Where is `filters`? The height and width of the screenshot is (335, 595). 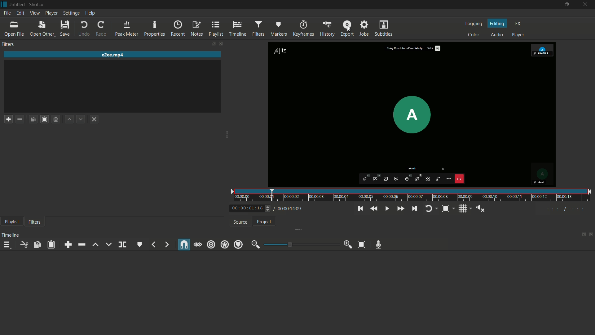
filters is located at coordinates (9, 44).